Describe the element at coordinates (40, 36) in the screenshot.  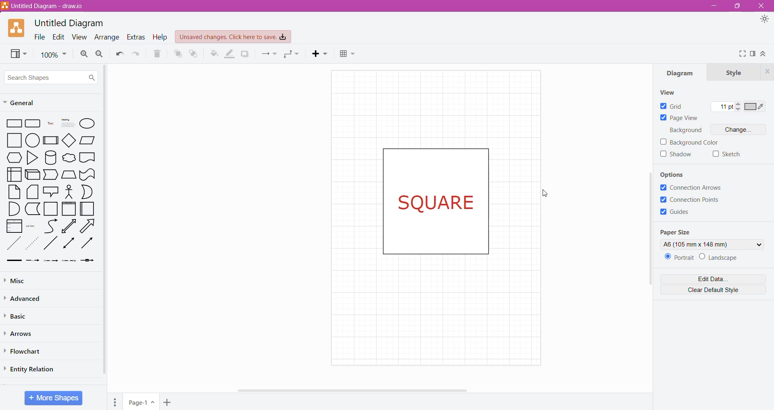
I see `File` at that location.